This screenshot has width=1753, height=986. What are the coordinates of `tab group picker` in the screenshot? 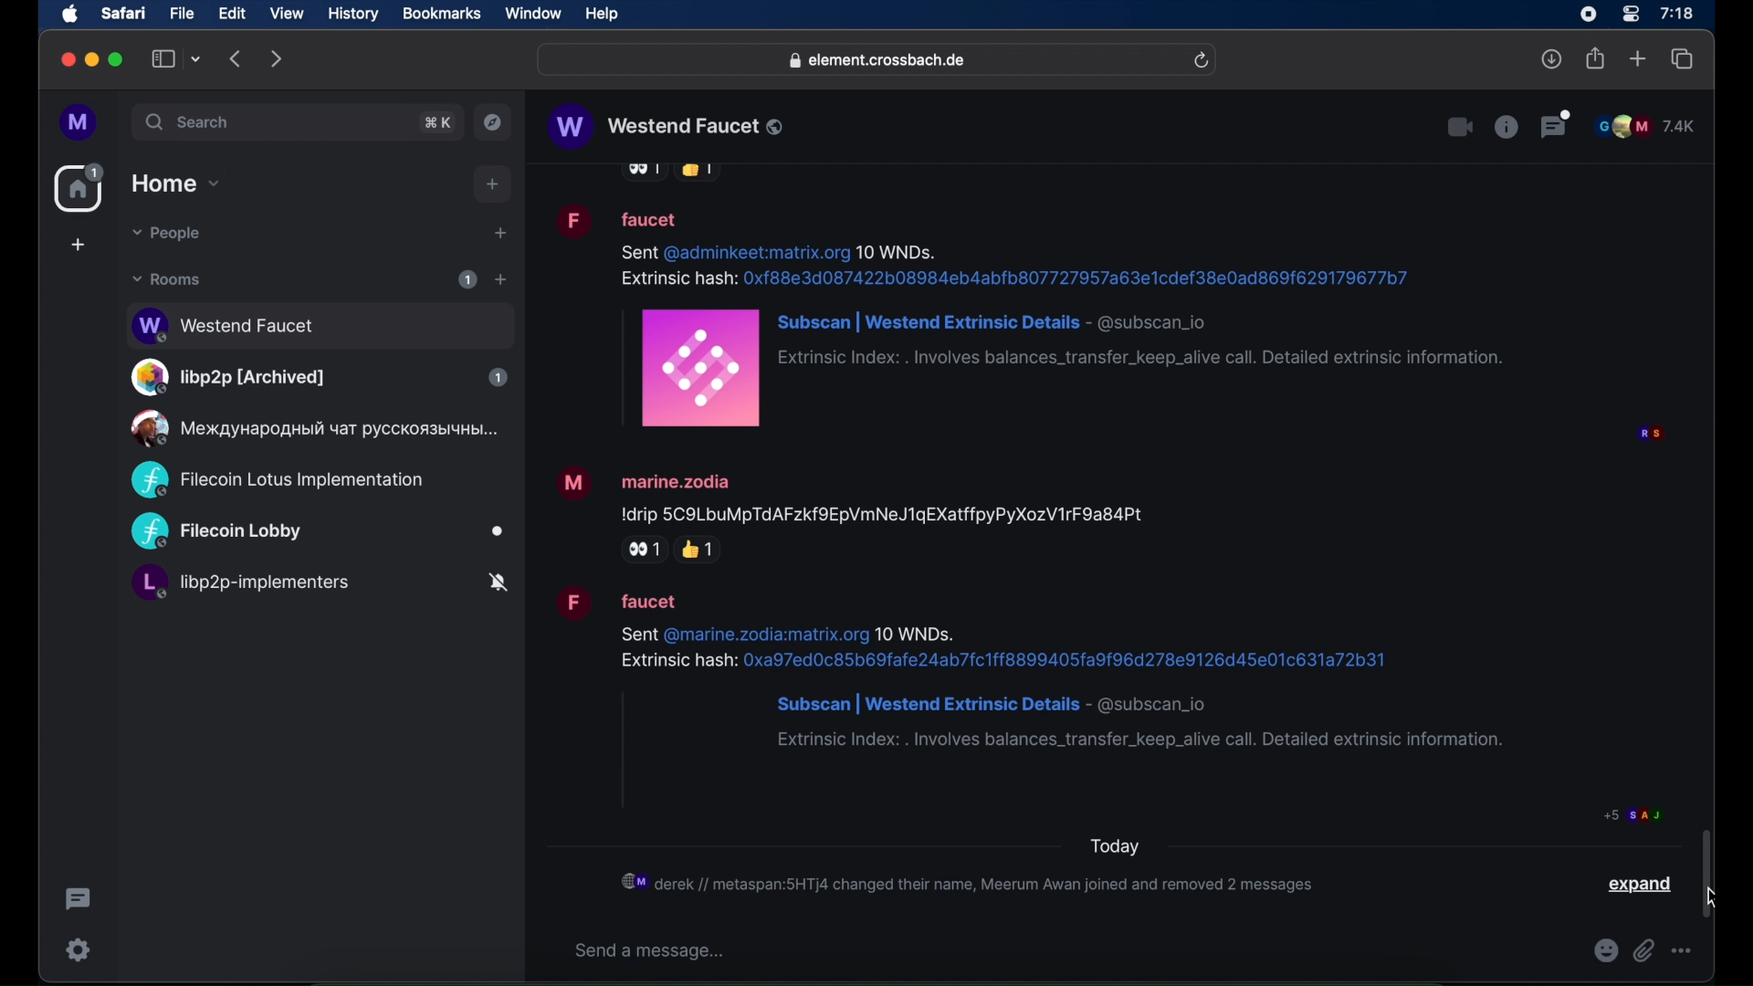 It's located at (196, 58).